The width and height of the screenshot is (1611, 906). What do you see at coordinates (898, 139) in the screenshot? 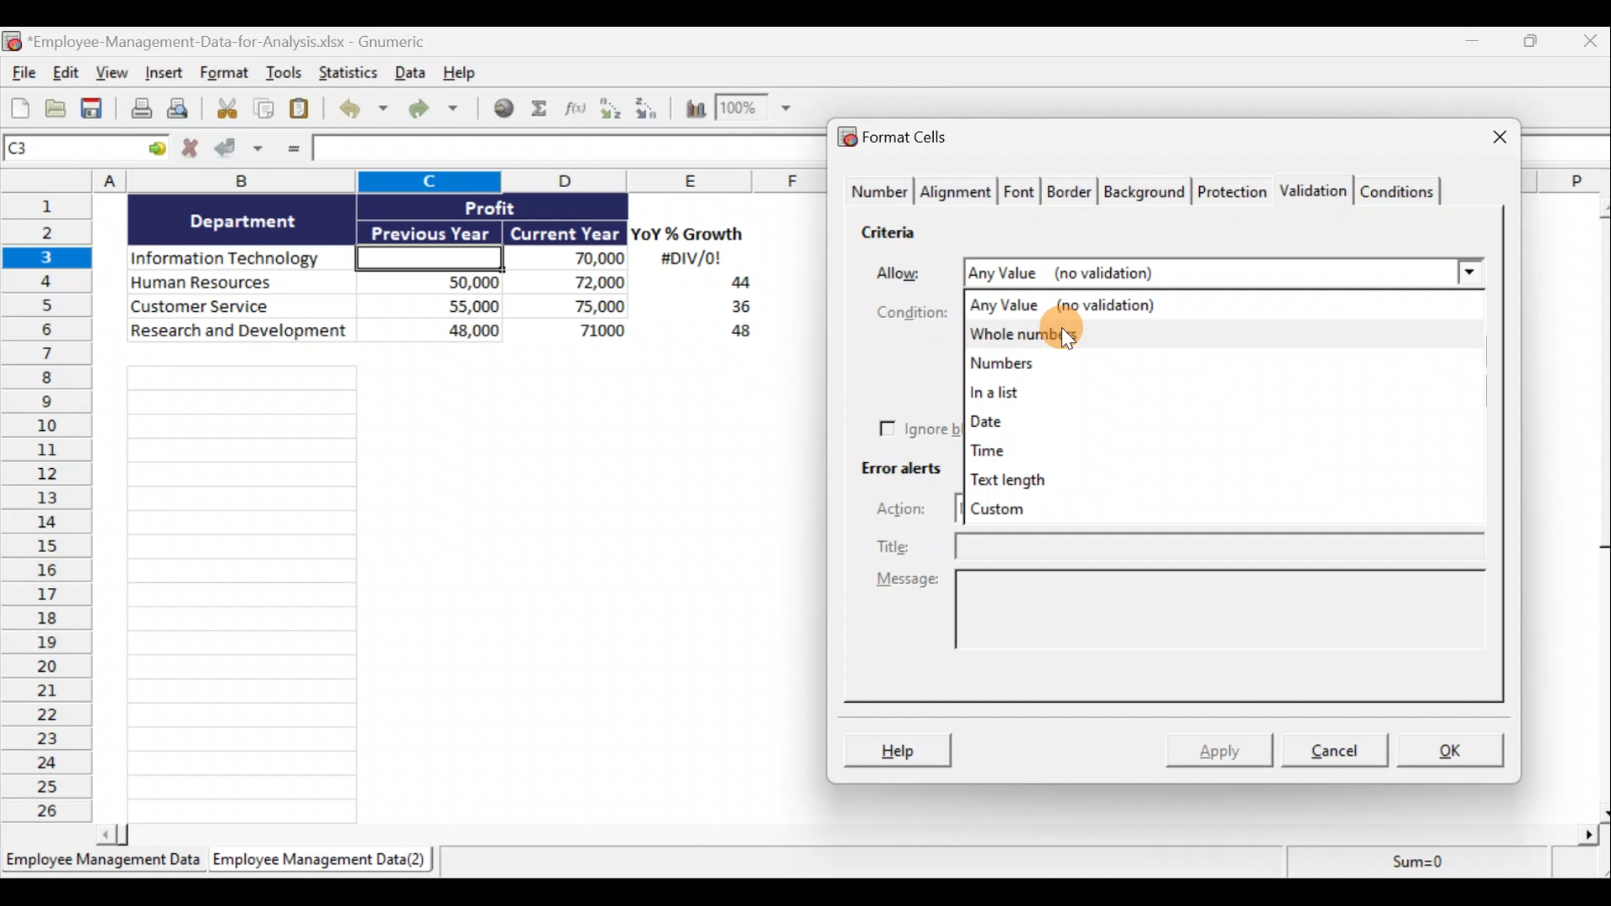
I see `Format cells` at bounding box center [898, 139].